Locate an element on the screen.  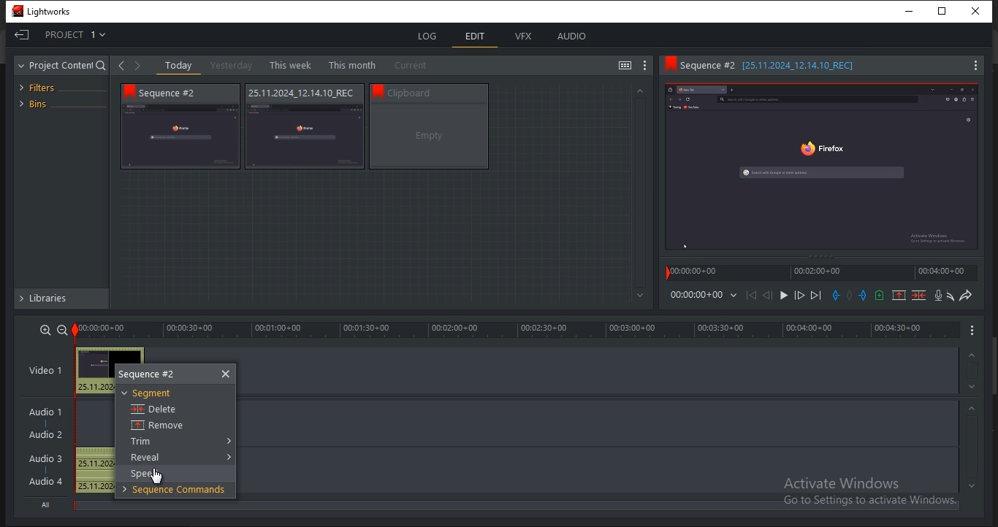
undo is located at coordinates (948, 296).